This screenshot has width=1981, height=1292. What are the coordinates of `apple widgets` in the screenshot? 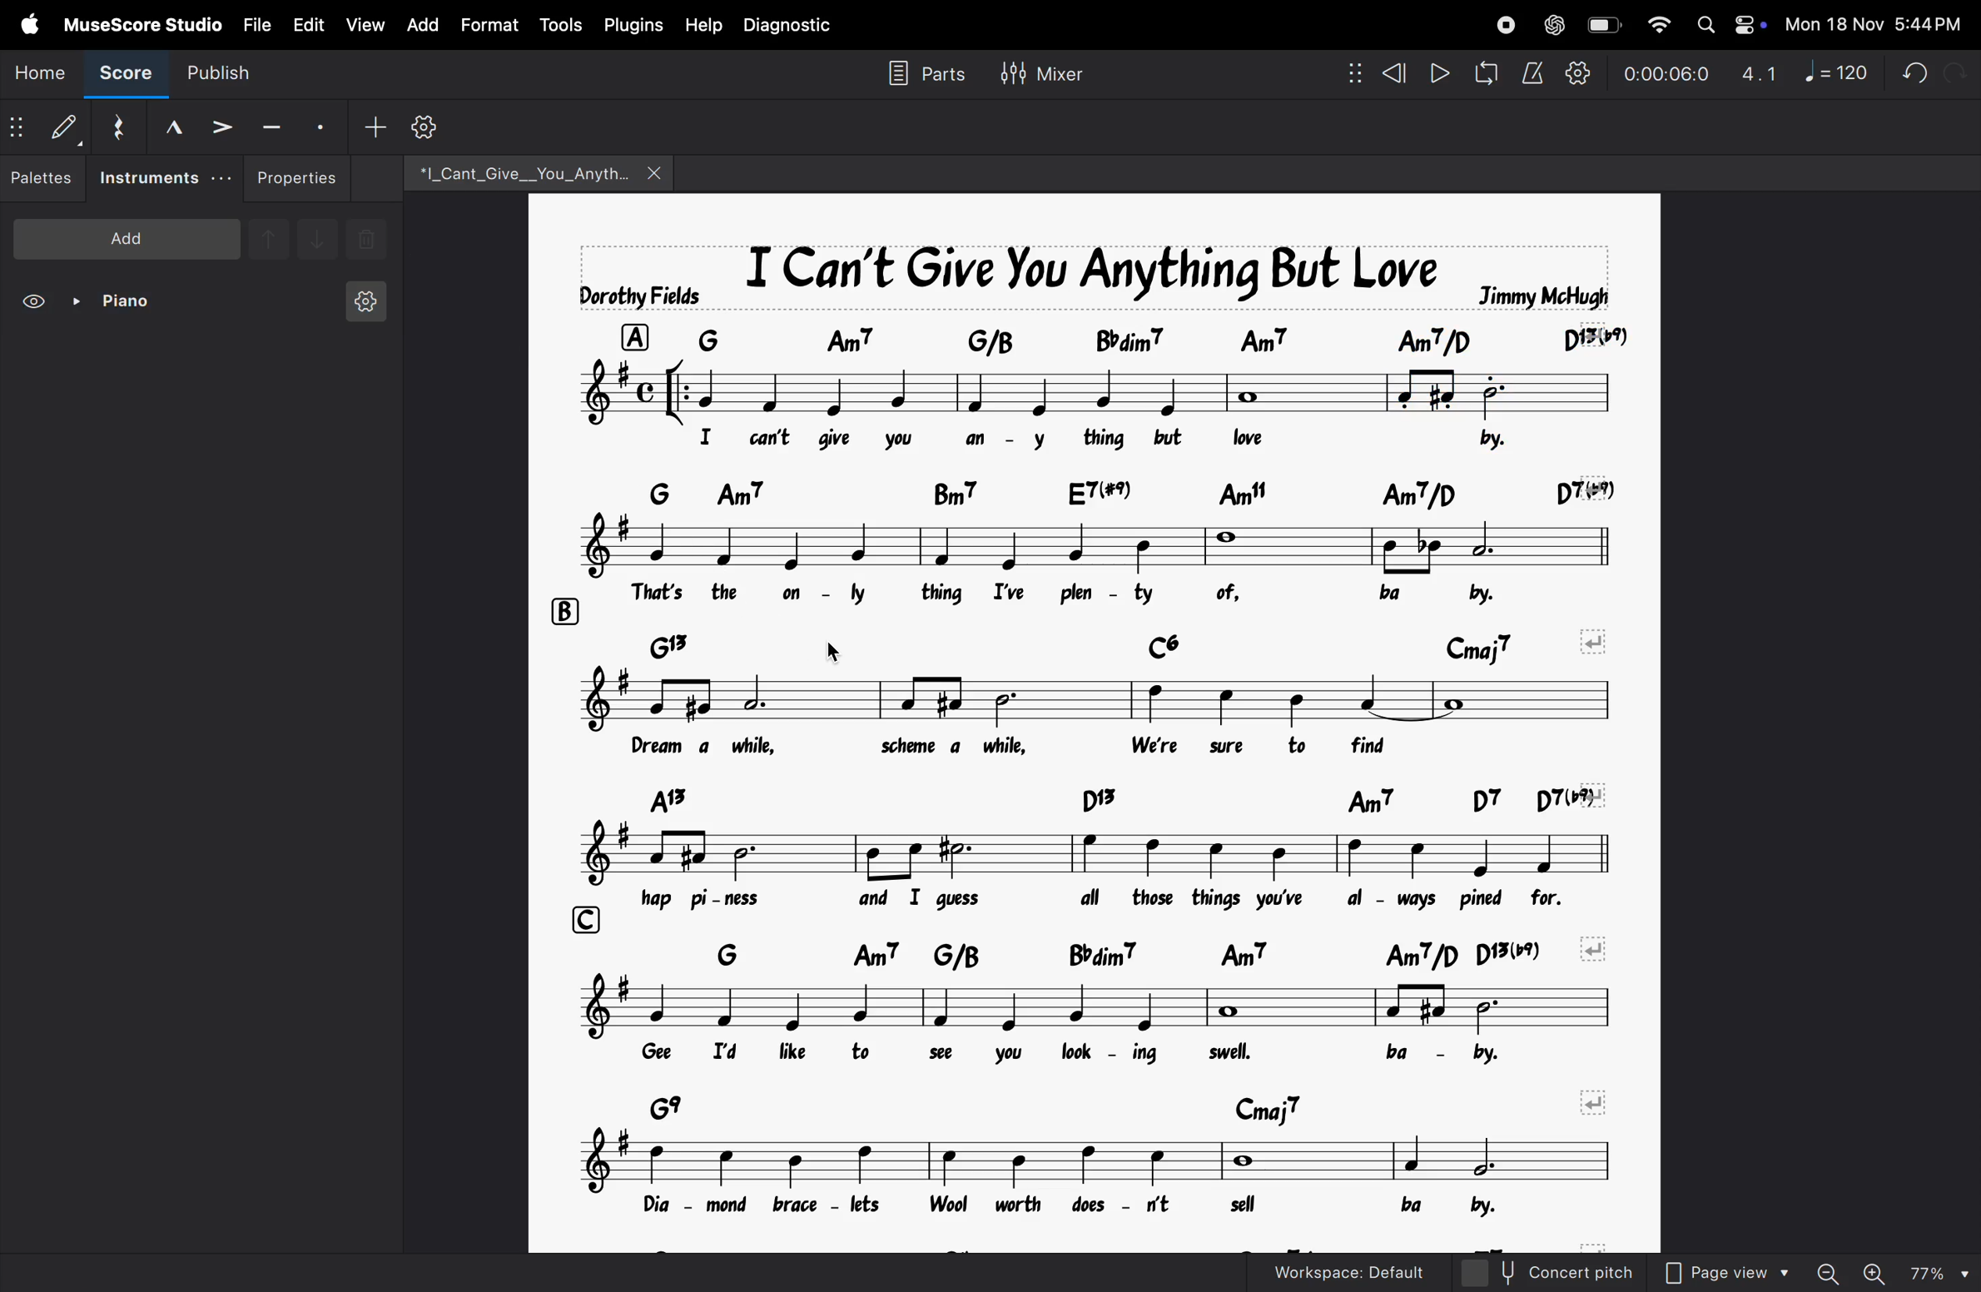 It's located at (1726, 24).